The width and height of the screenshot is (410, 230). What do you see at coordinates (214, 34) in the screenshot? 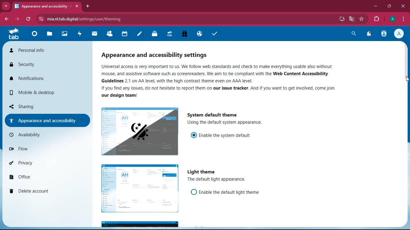
I see `tasks` at bounding box center [214, 34].